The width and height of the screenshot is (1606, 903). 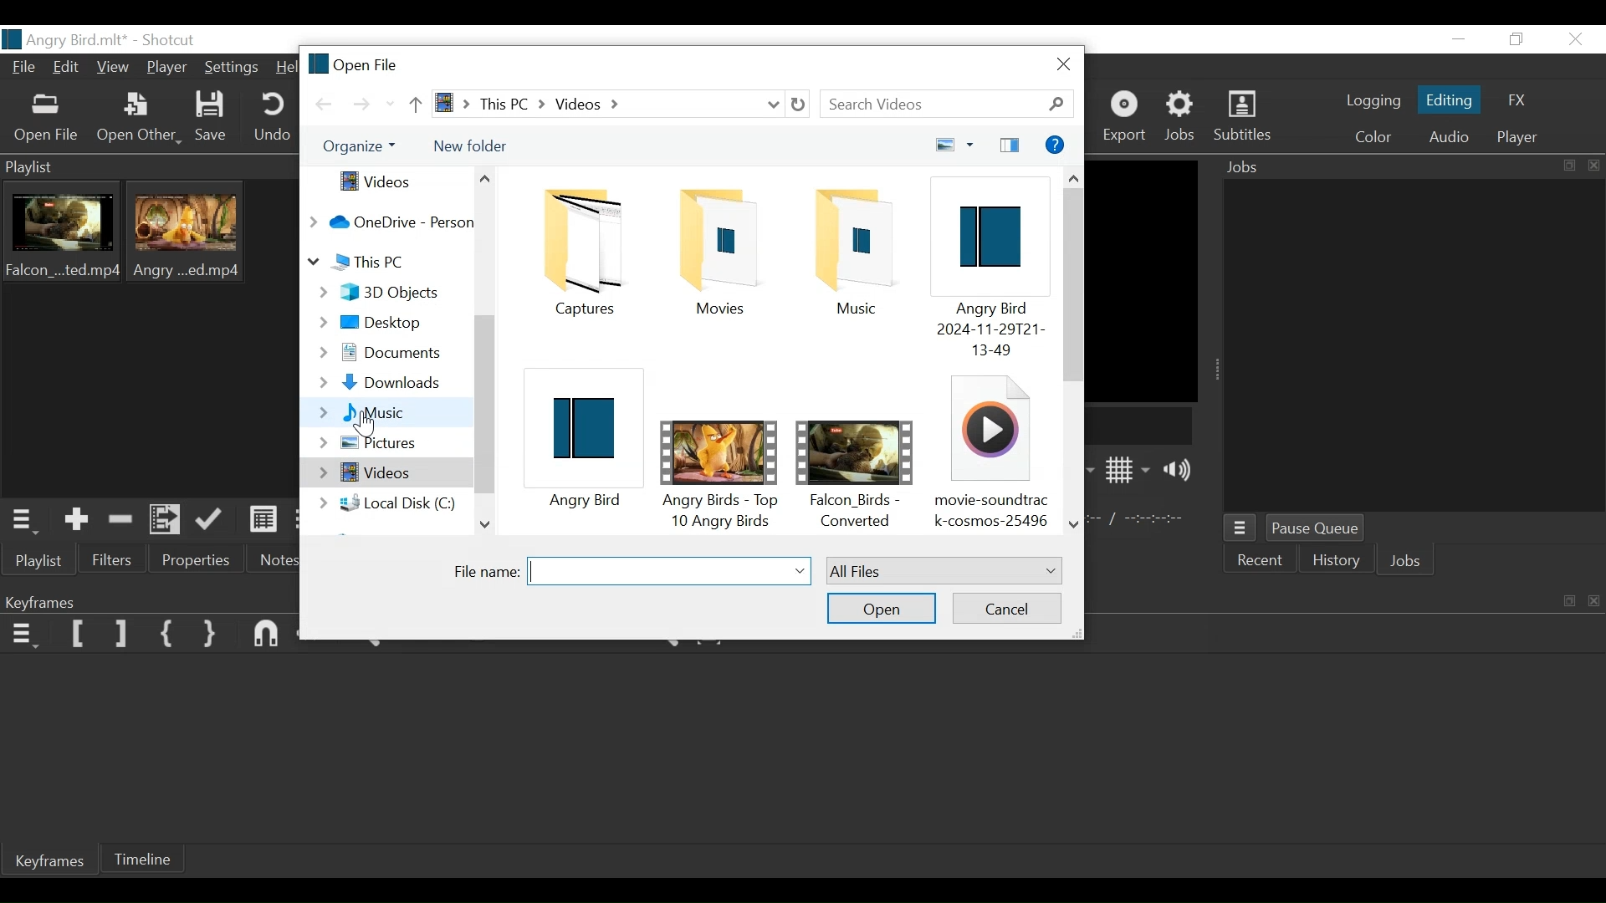 What do you see at coordinates (167, 521) in the screenshot?
I see `Add files to the playlist` at bounding box center [167, 521].